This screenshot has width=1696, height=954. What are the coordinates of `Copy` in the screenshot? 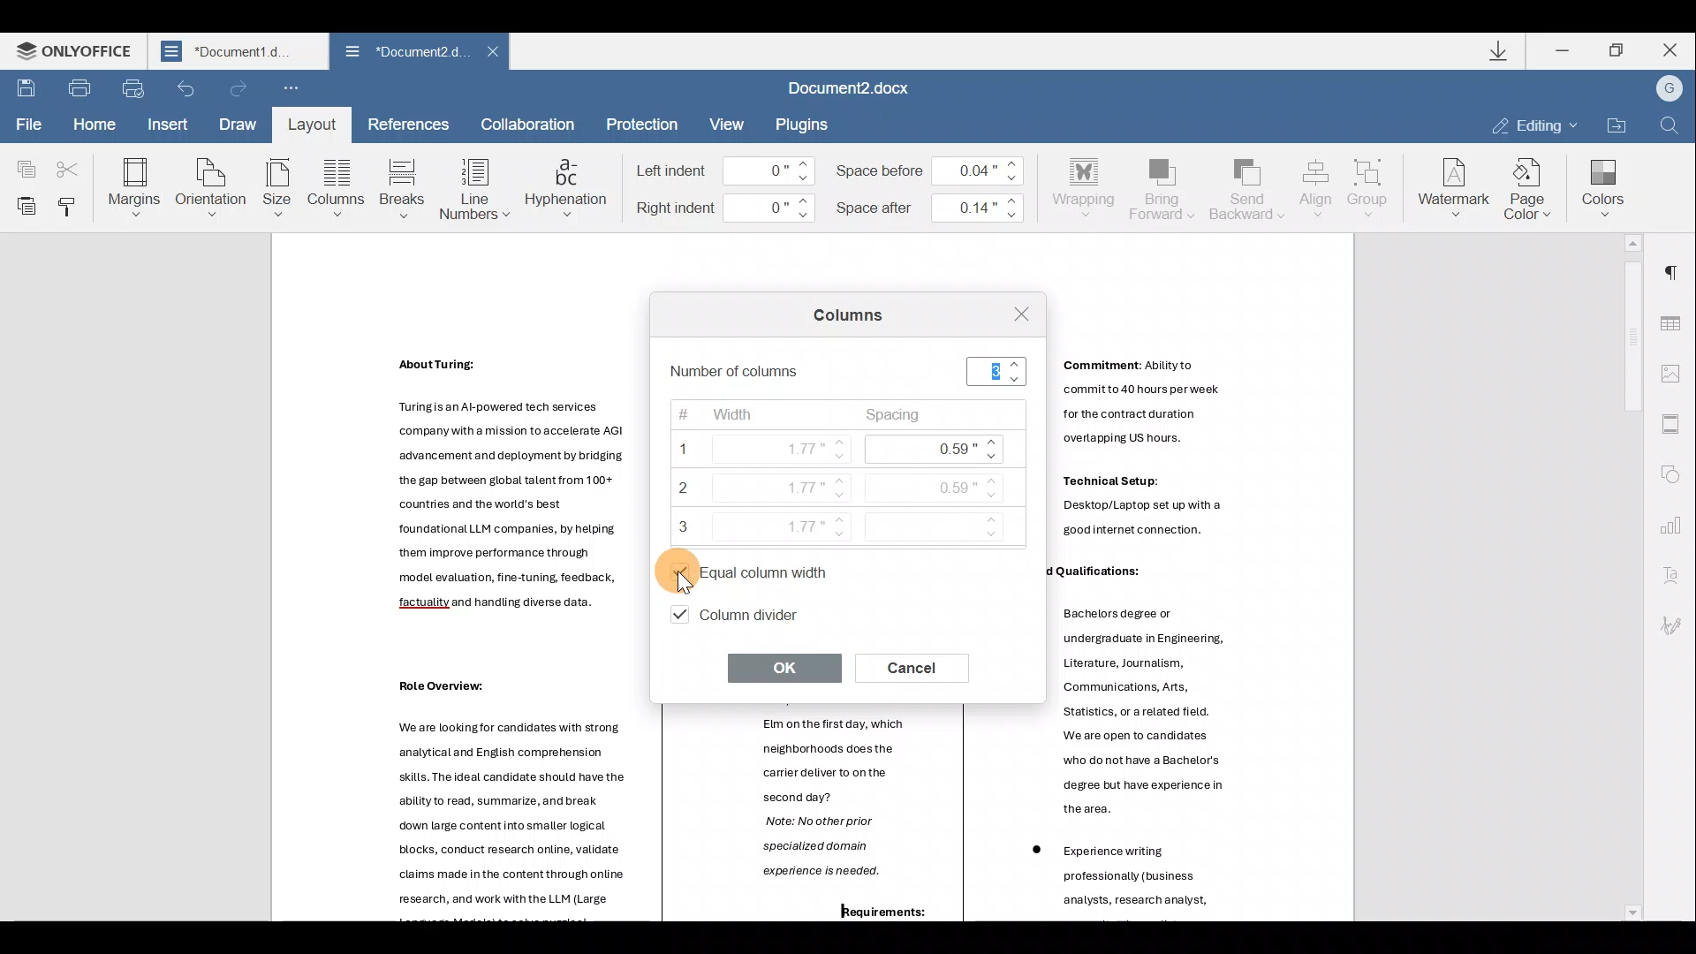 It's located at (22, 161).